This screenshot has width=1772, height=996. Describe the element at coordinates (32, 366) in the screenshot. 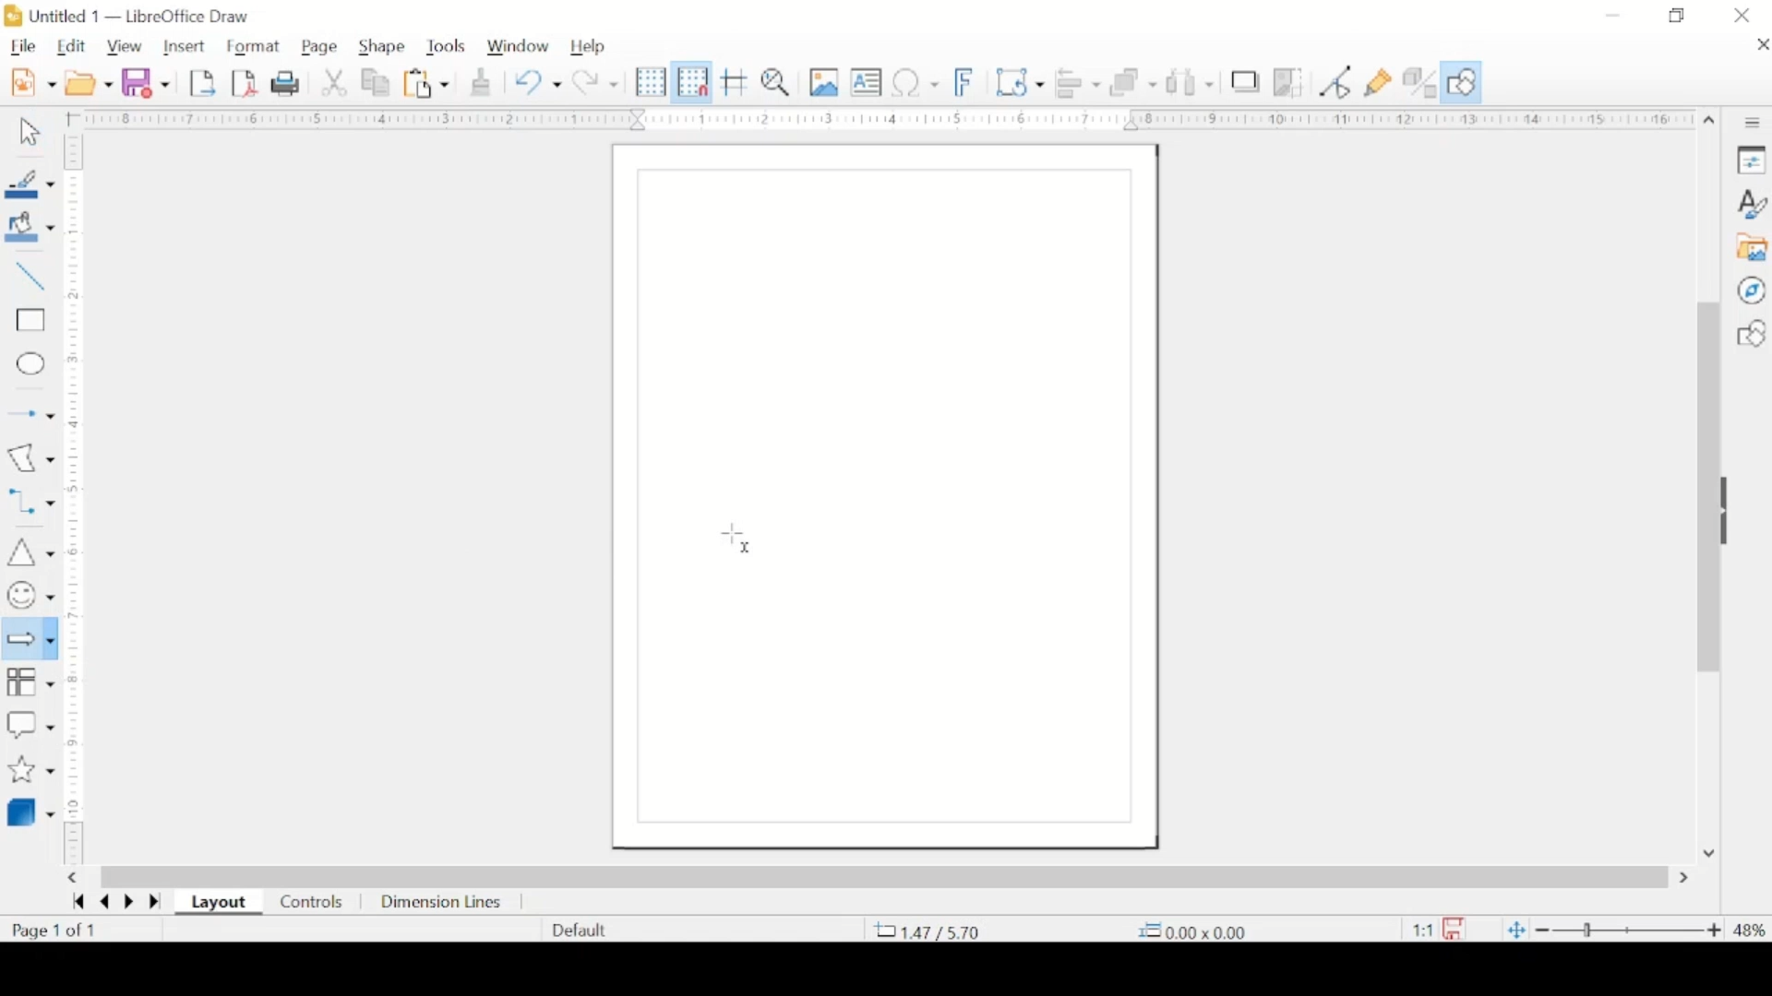

I see `ellipse` at that location.